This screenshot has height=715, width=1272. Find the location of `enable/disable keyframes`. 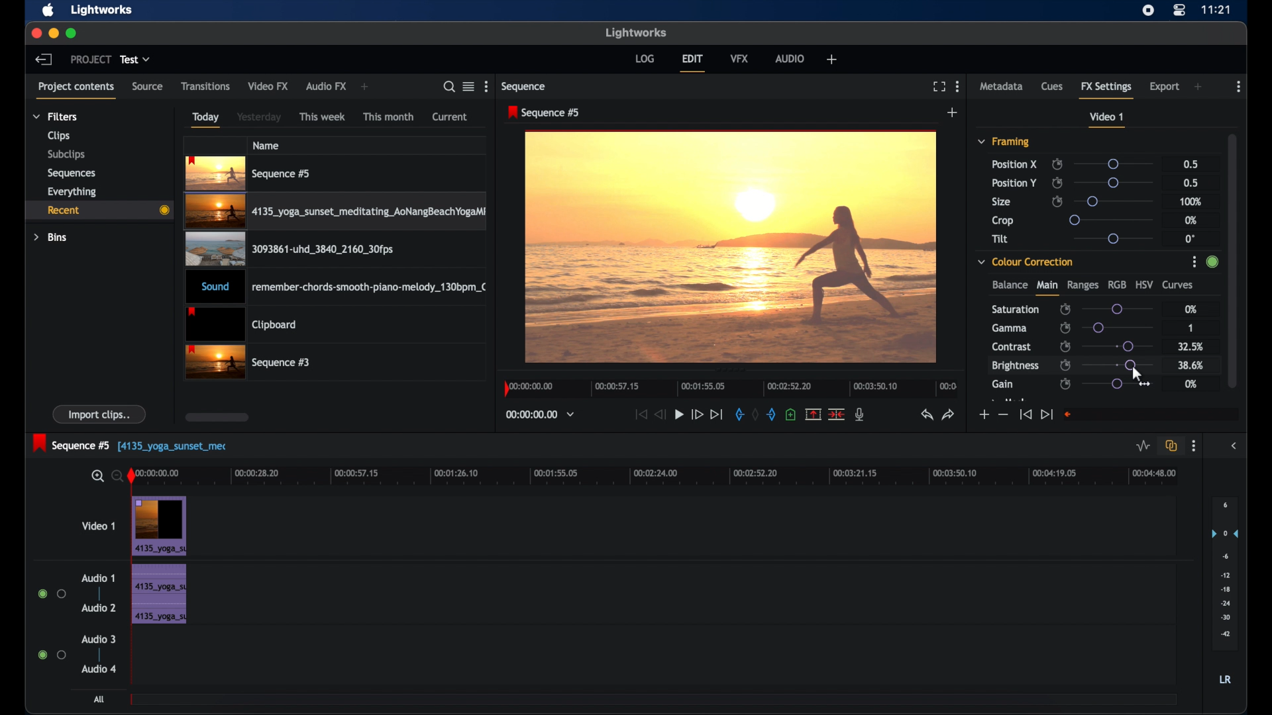

enable/disable keyframes is located at coordinates (1065, 385).